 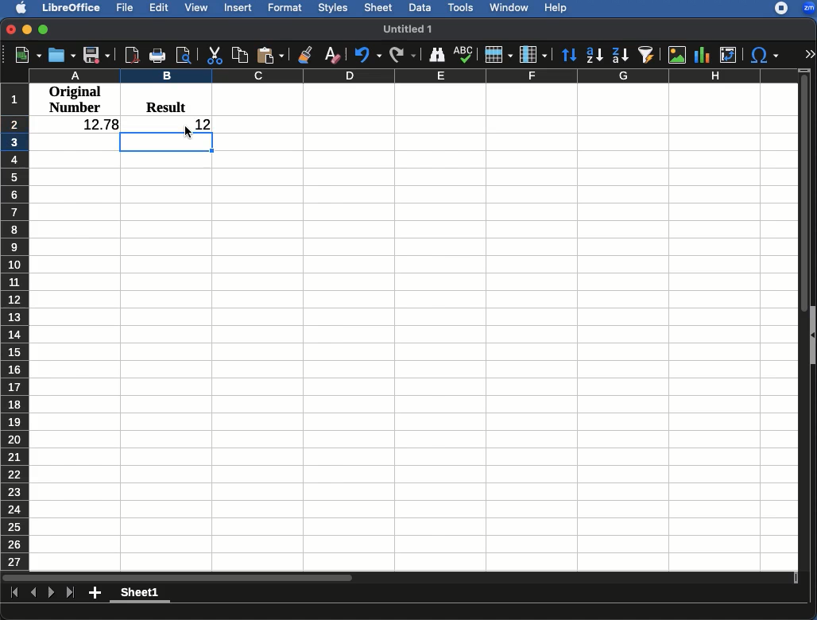 I want to click on Clone formatting, so click(x=304, y=55).